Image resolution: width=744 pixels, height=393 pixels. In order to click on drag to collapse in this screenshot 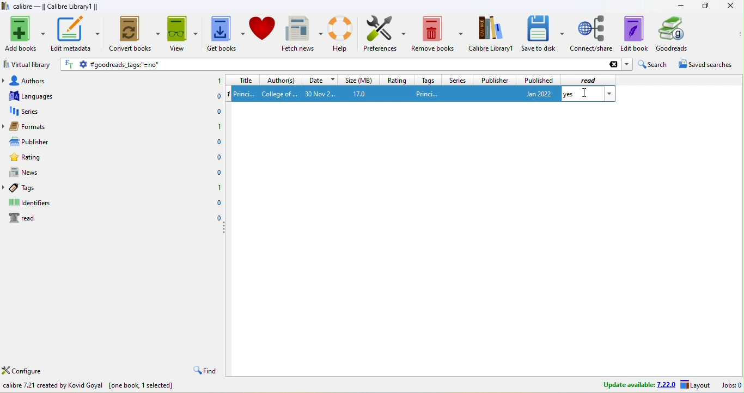, I will do `click(225, 228)`.